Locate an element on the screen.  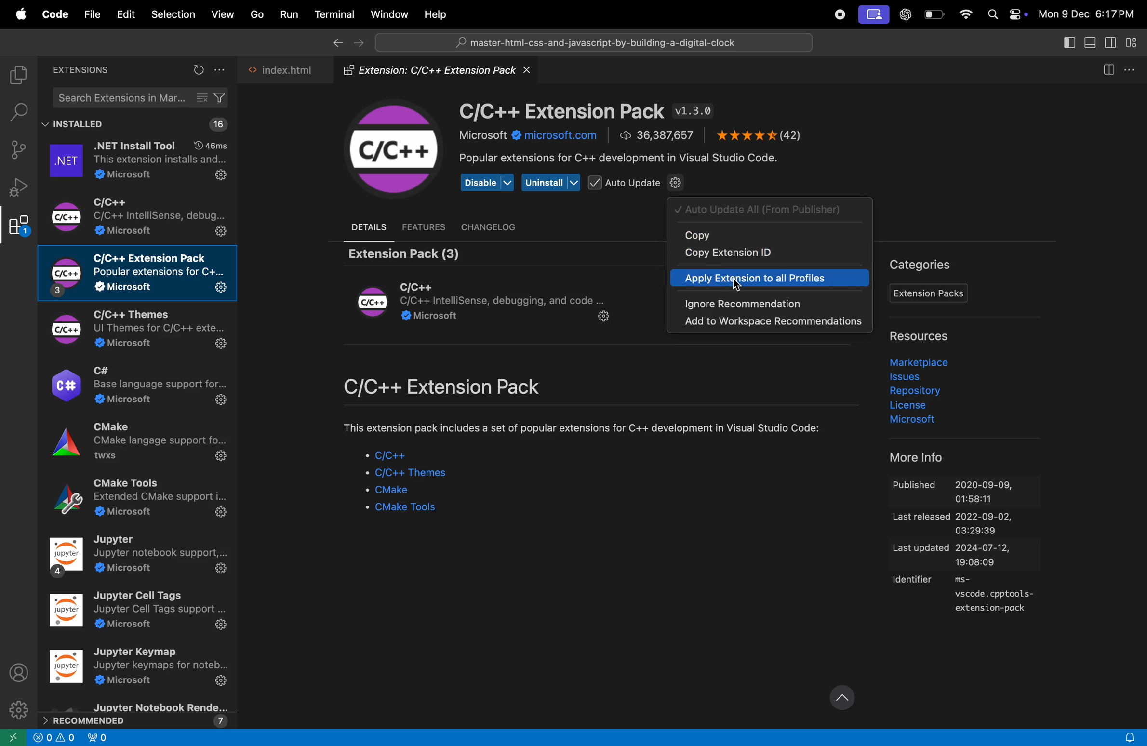
toggle secondary side bar is located at coordinates (1110, 42).